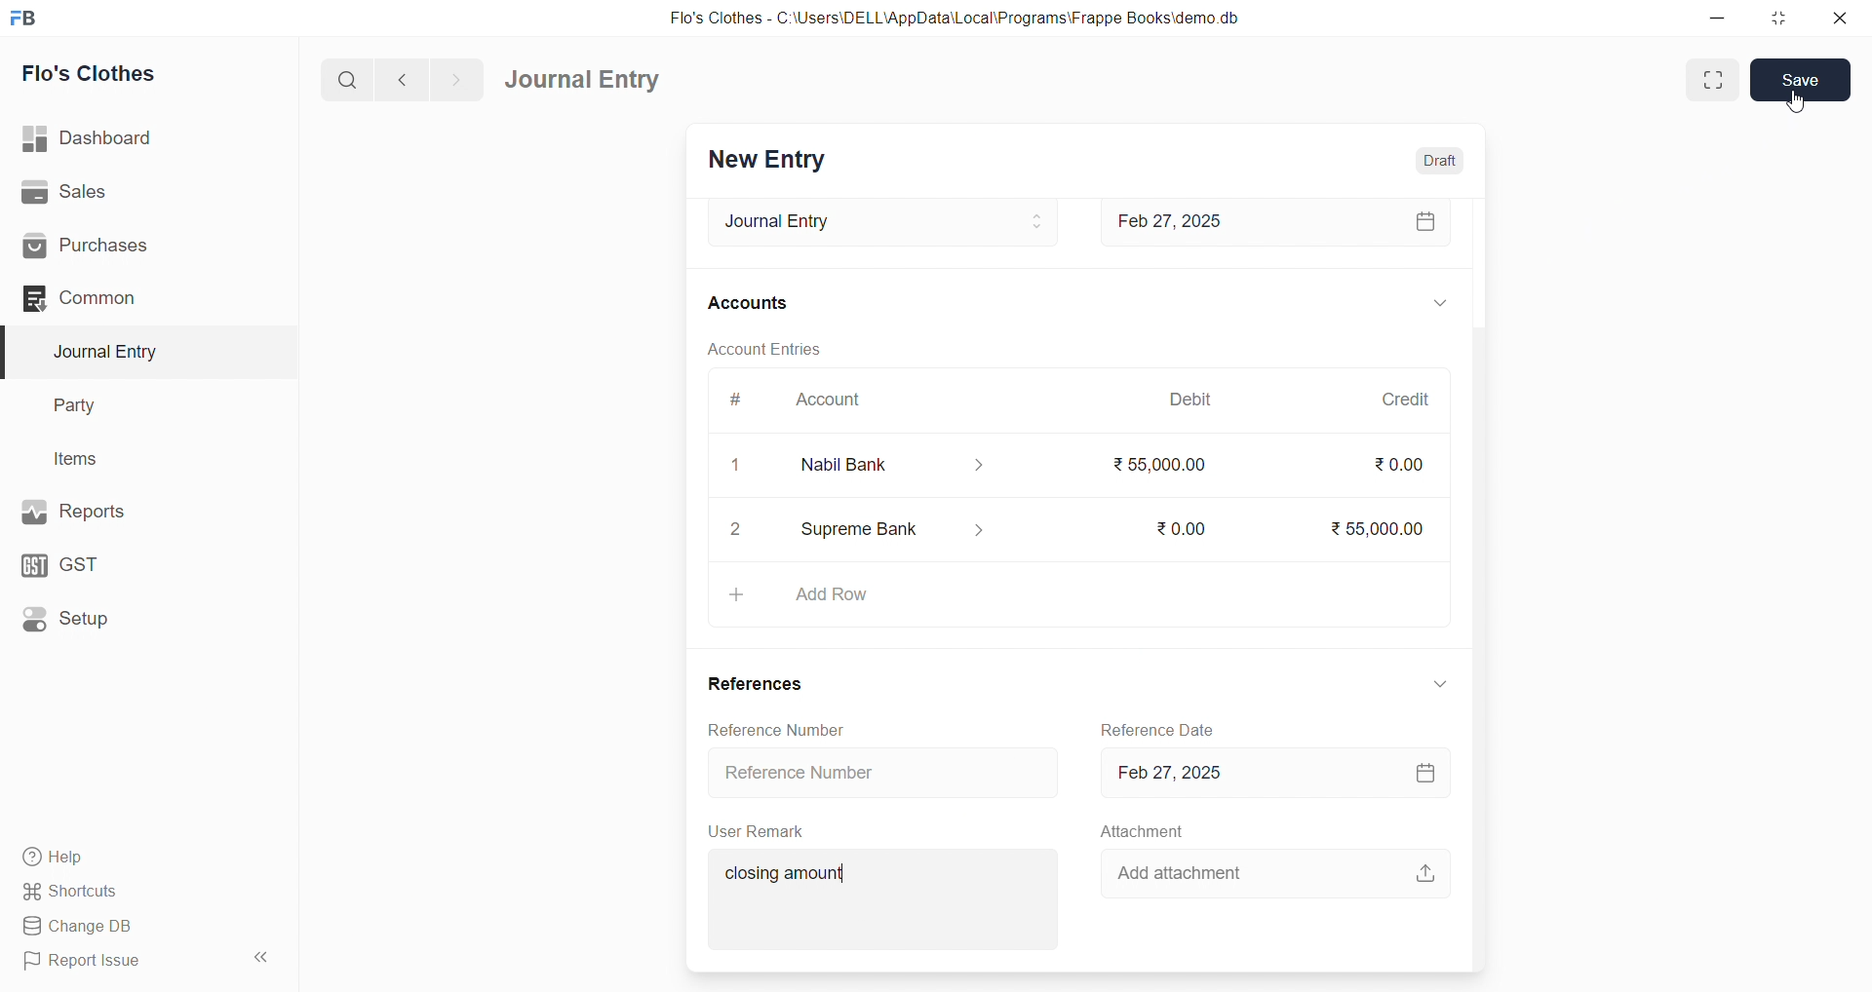 Image resolution: width=1872 pixels, height=992 pixels. What do you see at coordinates (344, 82) in the screenshot?
I see `search` at bounding box center [344, 82].